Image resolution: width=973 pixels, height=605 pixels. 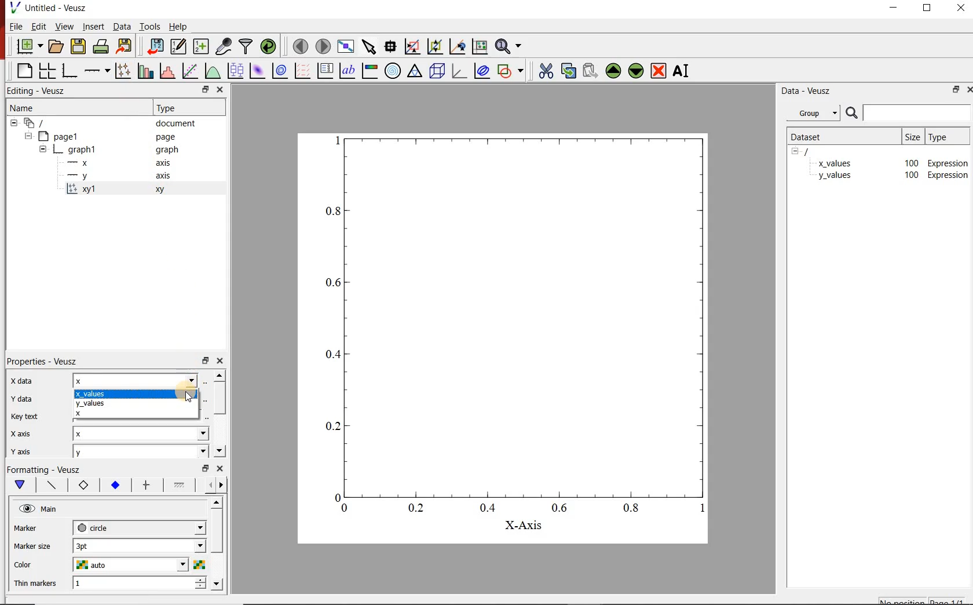 I want to click on plot points, so click(x=122, y=71).